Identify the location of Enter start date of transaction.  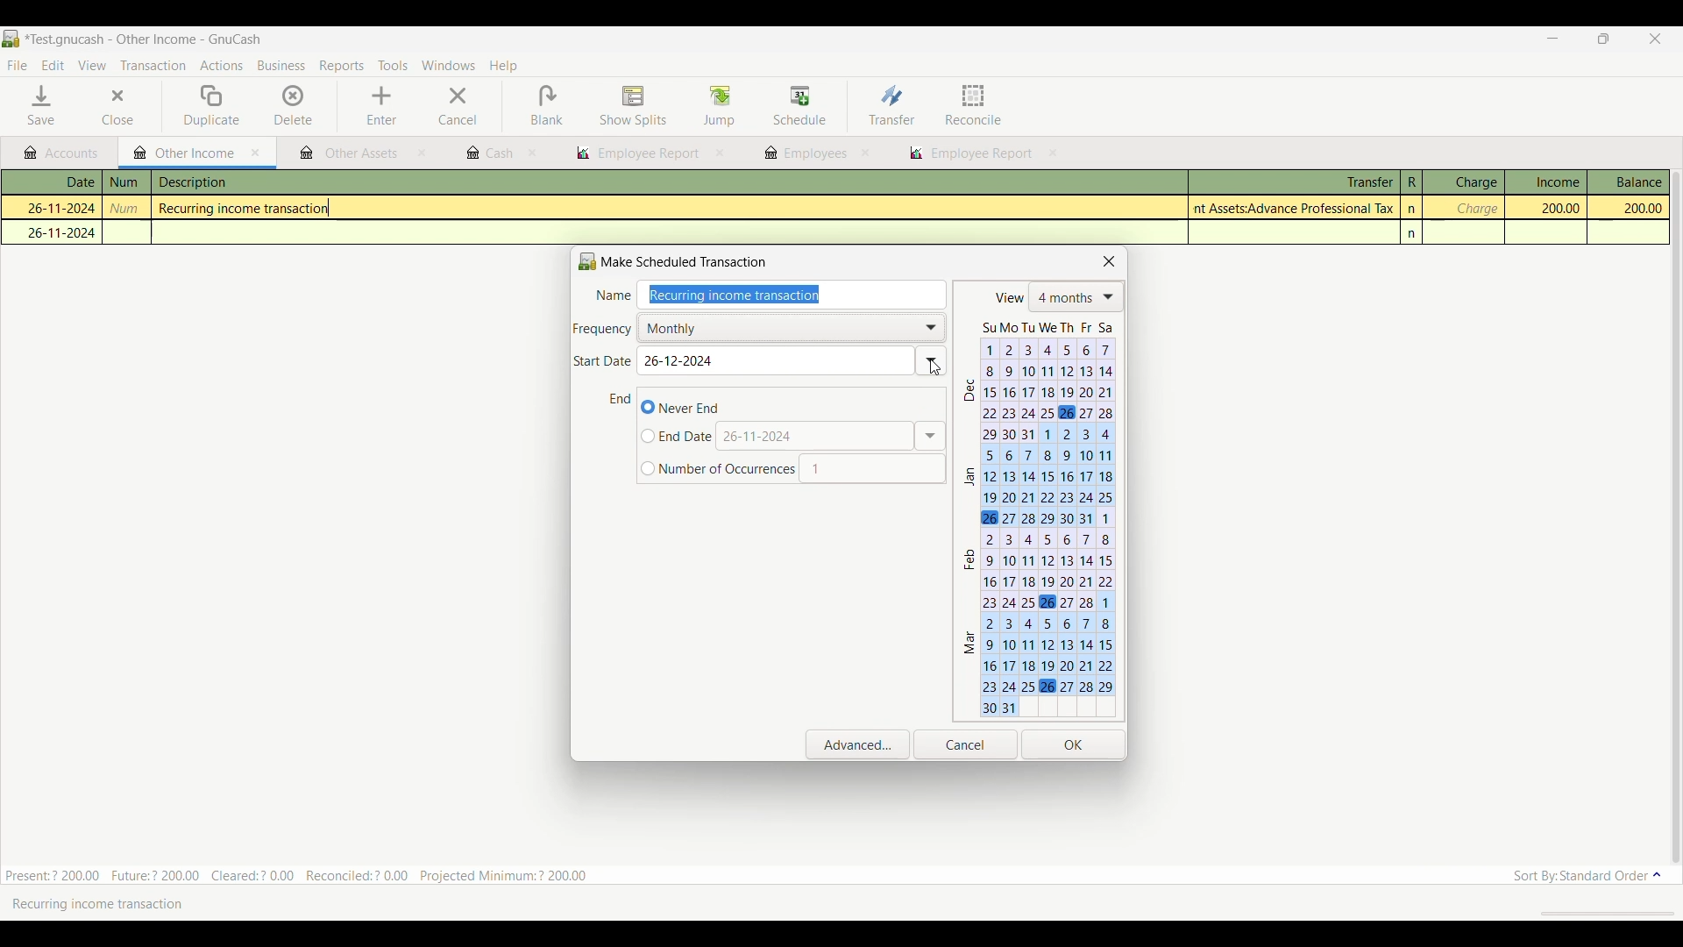
(792, 361).